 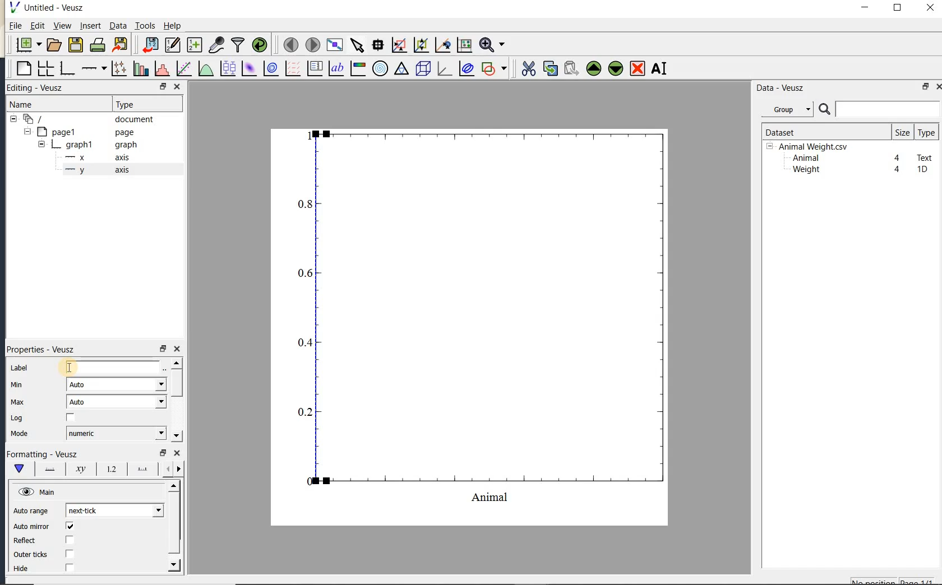 I want to click on major ticks, so click(x=140, y=468).